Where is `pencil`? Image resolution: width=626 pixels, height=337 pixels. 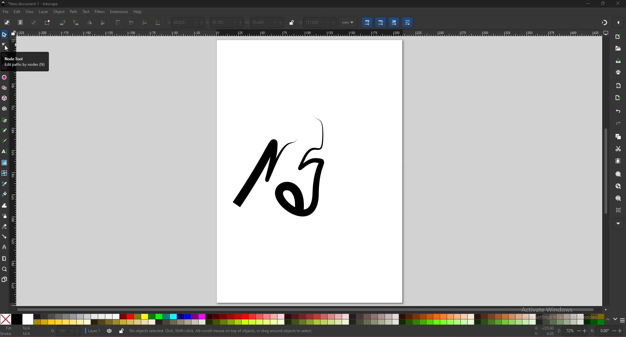 pencil is located at coordinates (5, 130).